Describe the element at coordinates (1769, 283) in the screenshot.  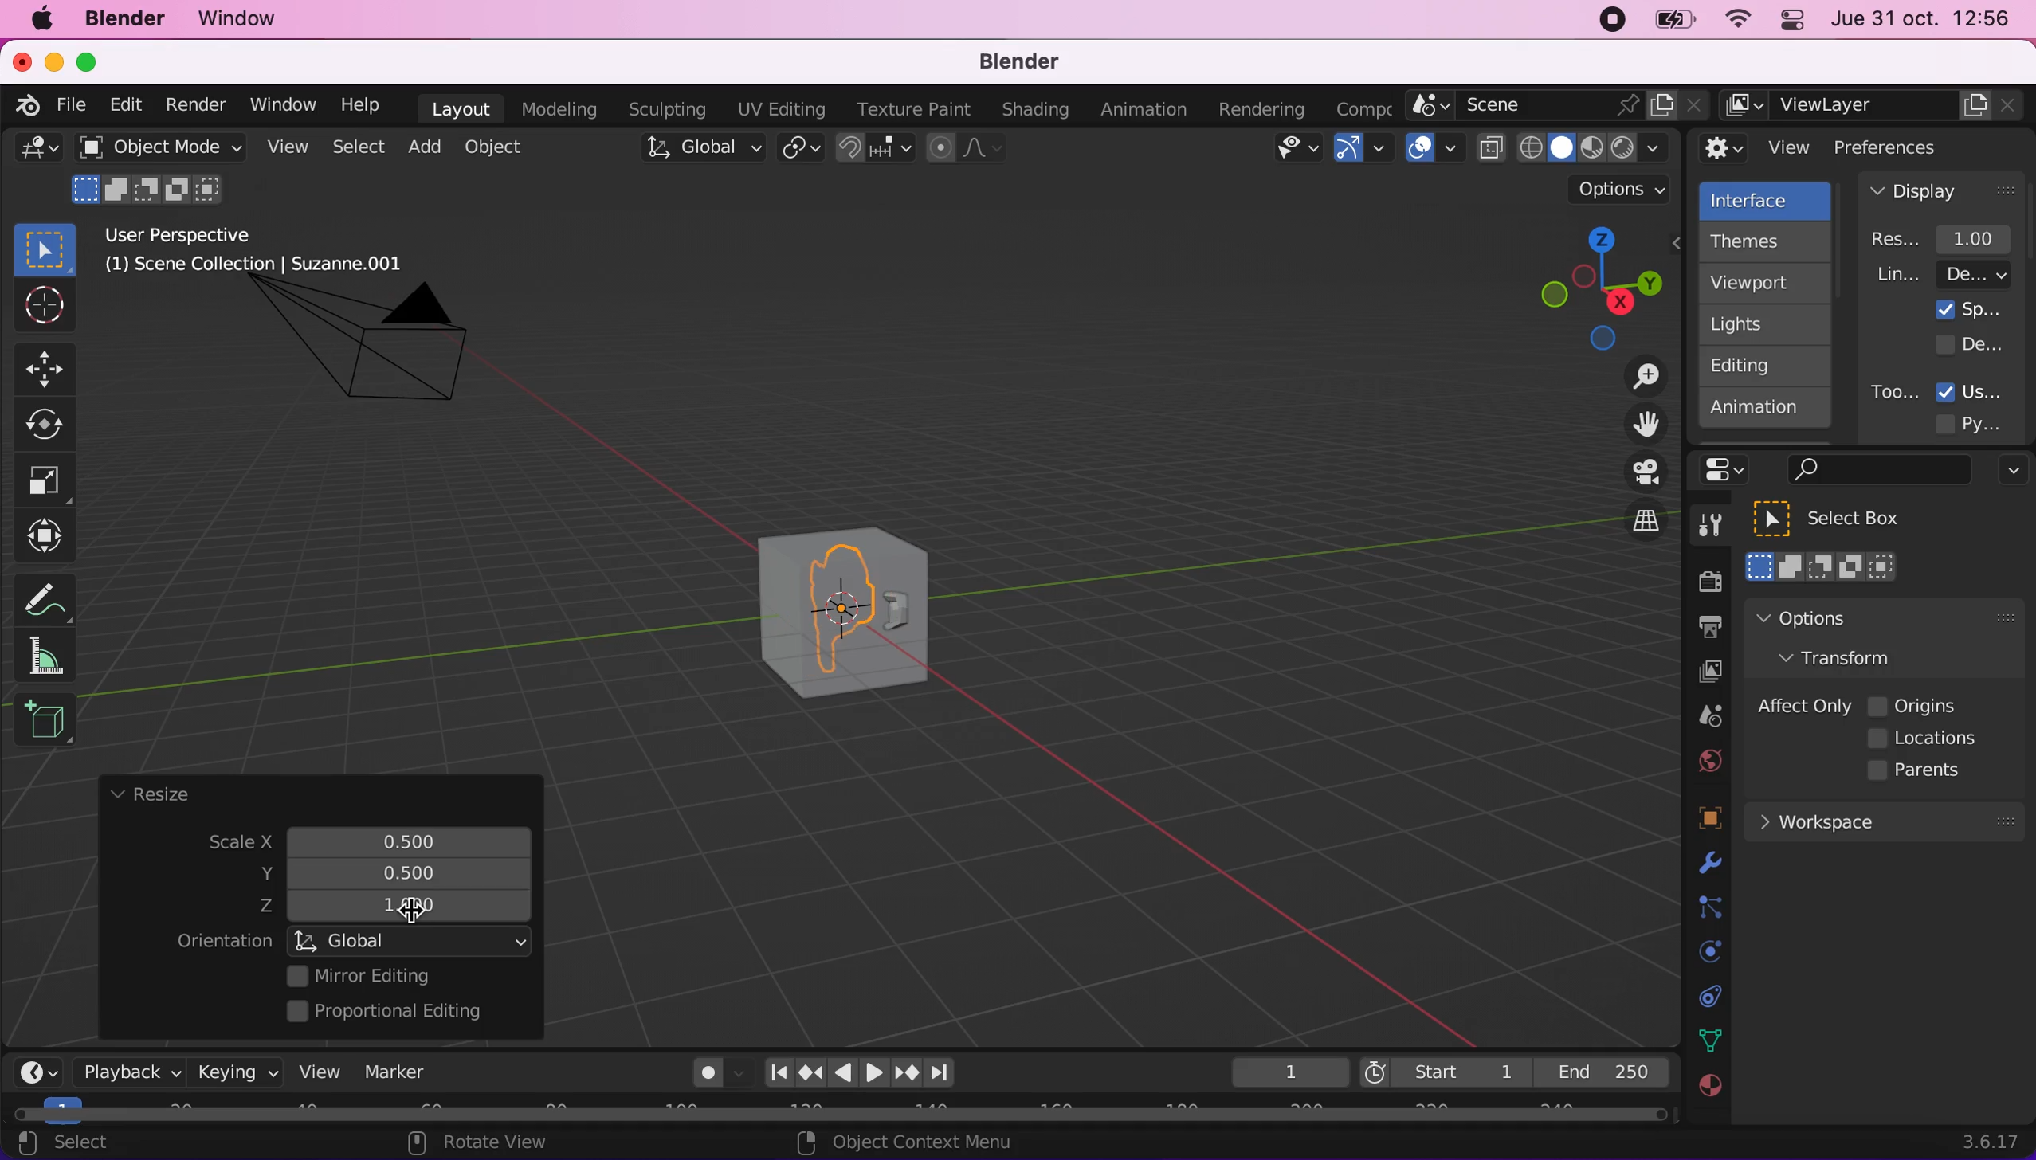
I see `viewport` at that location.